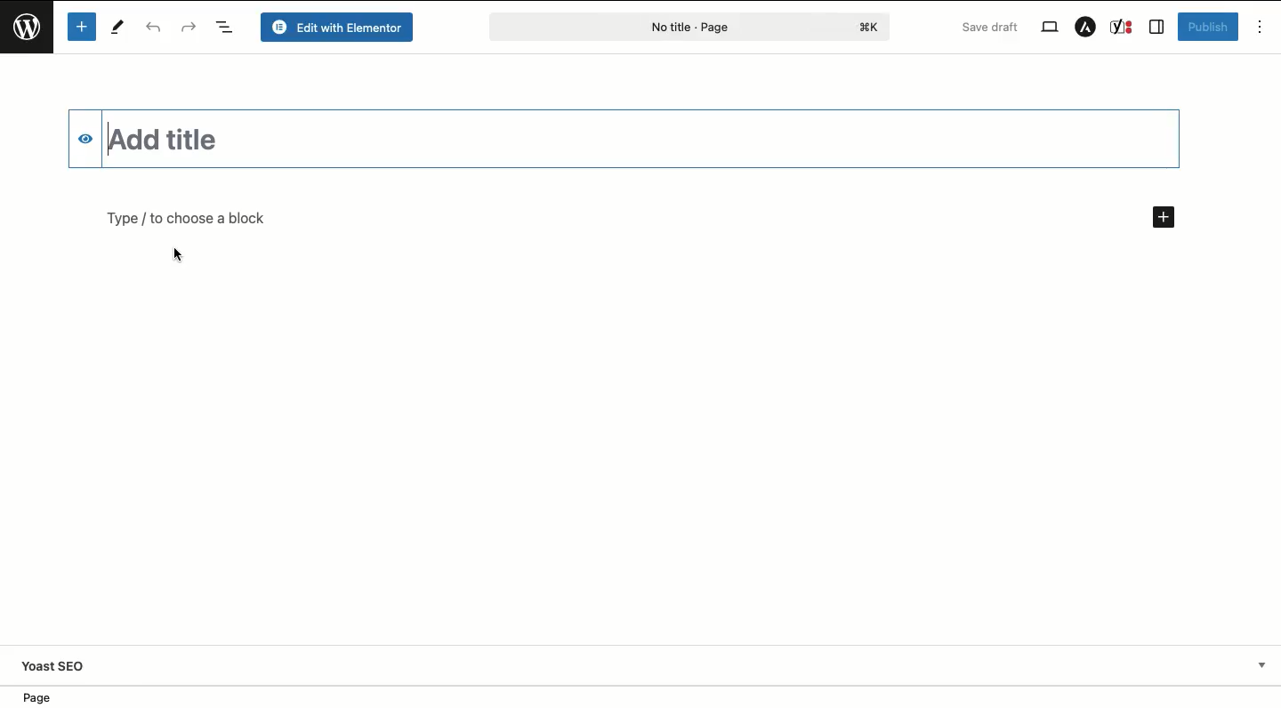 This screenshot has width=1281, height=708. Describe the element at coordinates (189, 140) in the screenshot. I see `Add title` at that location.